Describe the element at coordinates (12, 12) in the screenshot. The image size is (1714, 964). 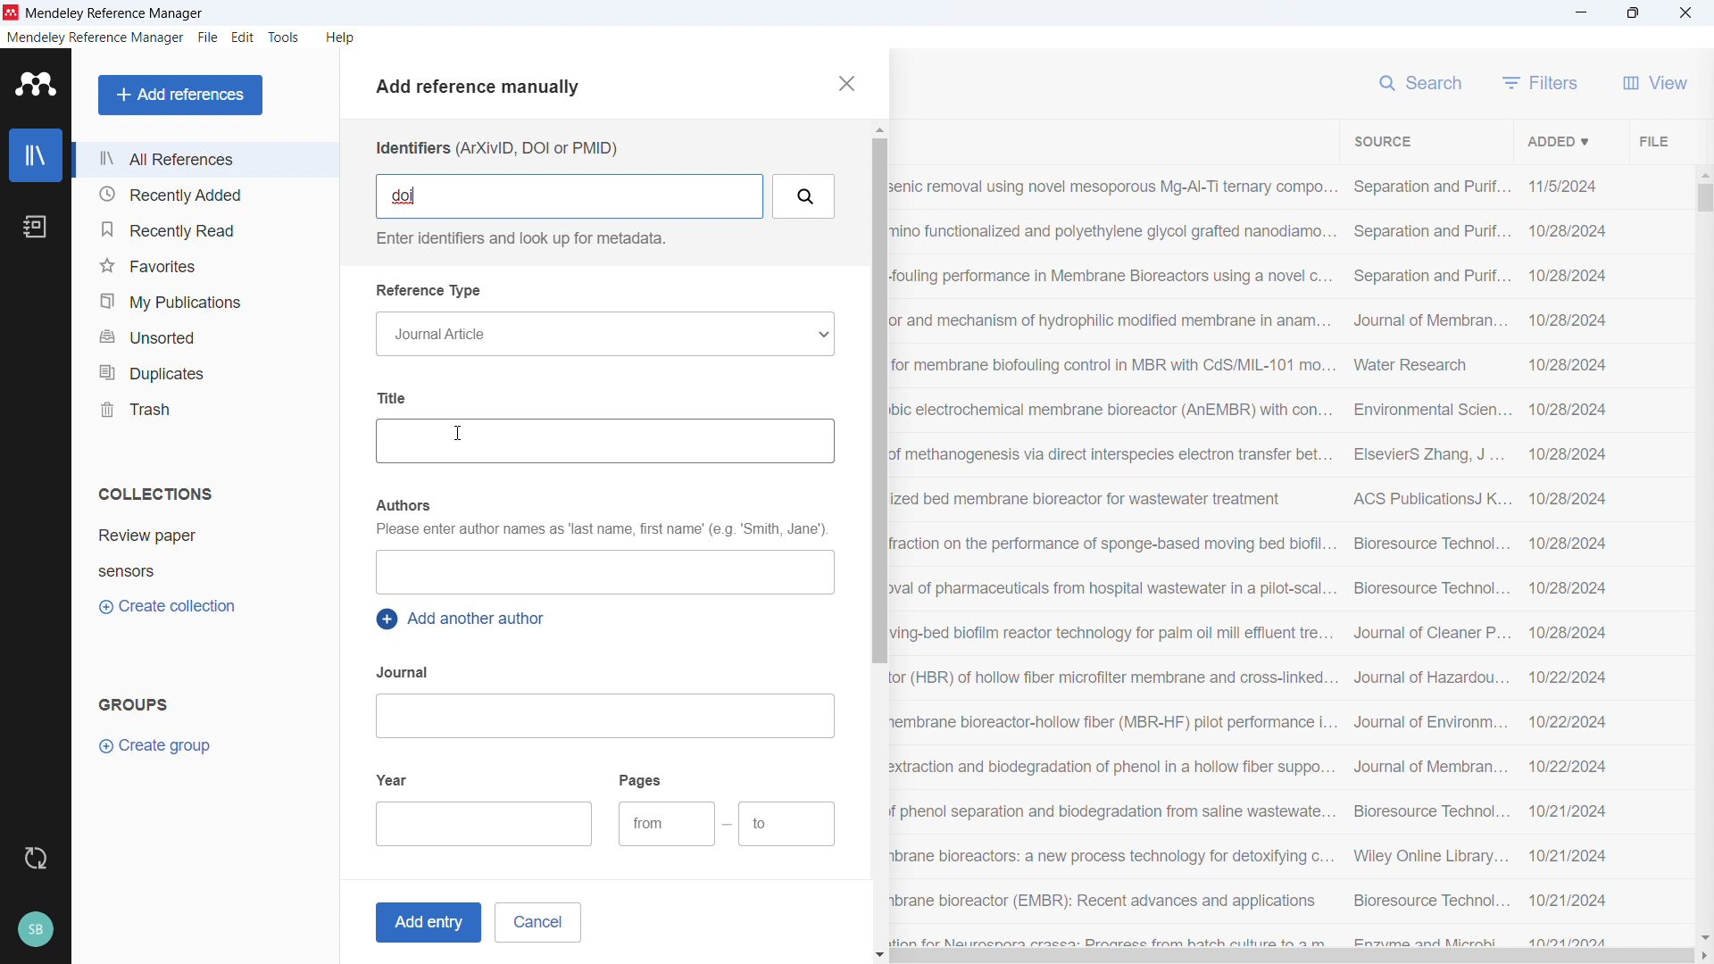
I see `logo` at that location.